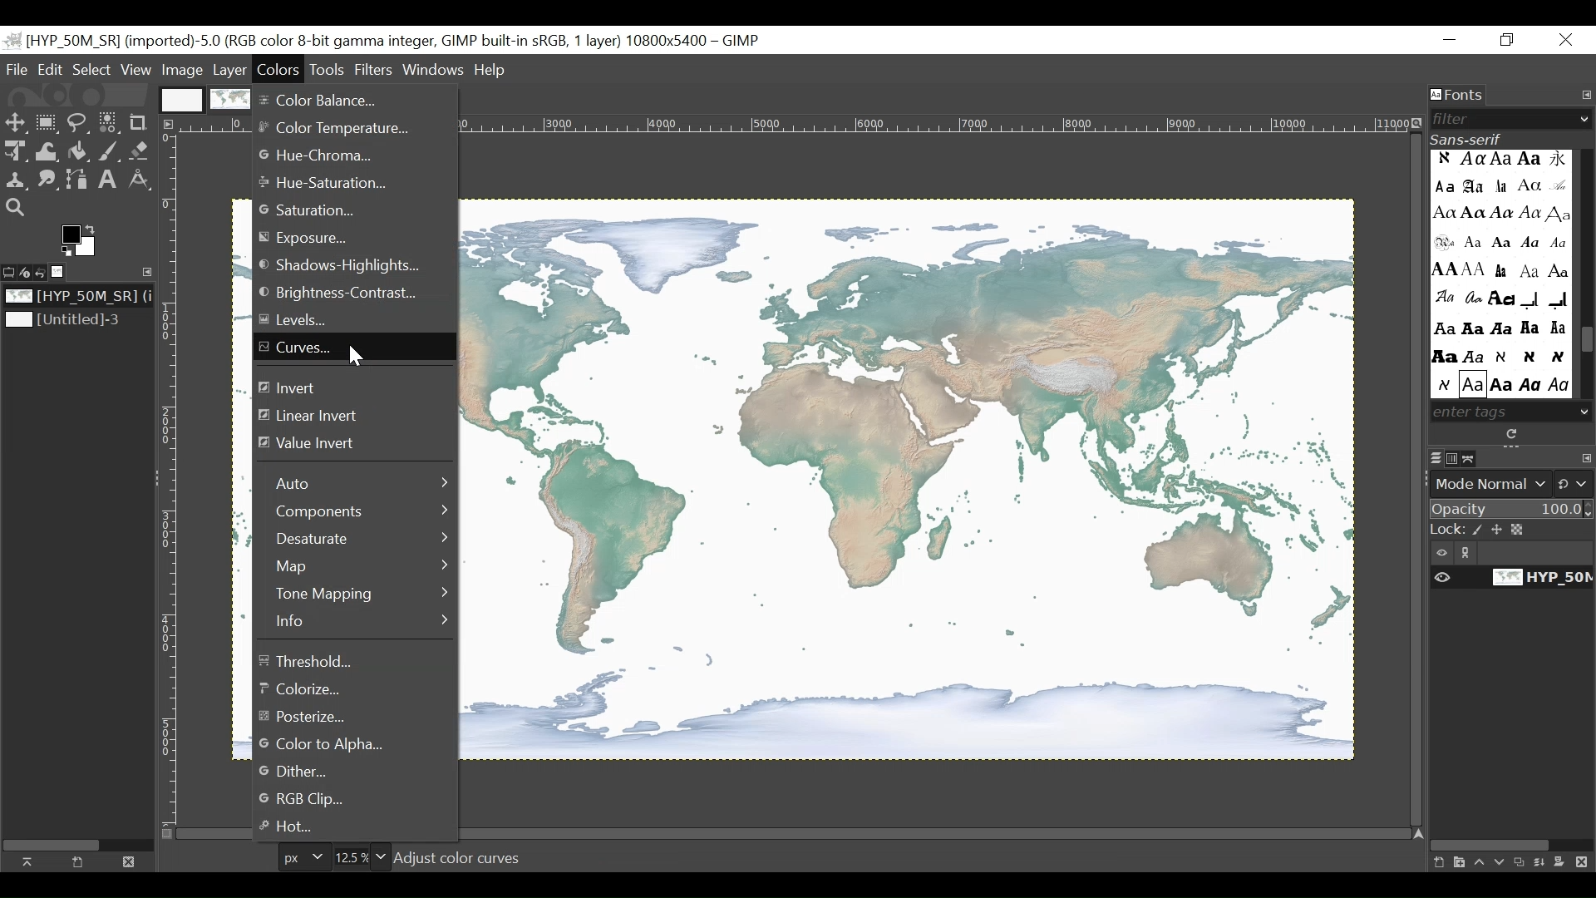 The image size is (1596, 898). I want to click on Enter Tags, so click(1500, 274).